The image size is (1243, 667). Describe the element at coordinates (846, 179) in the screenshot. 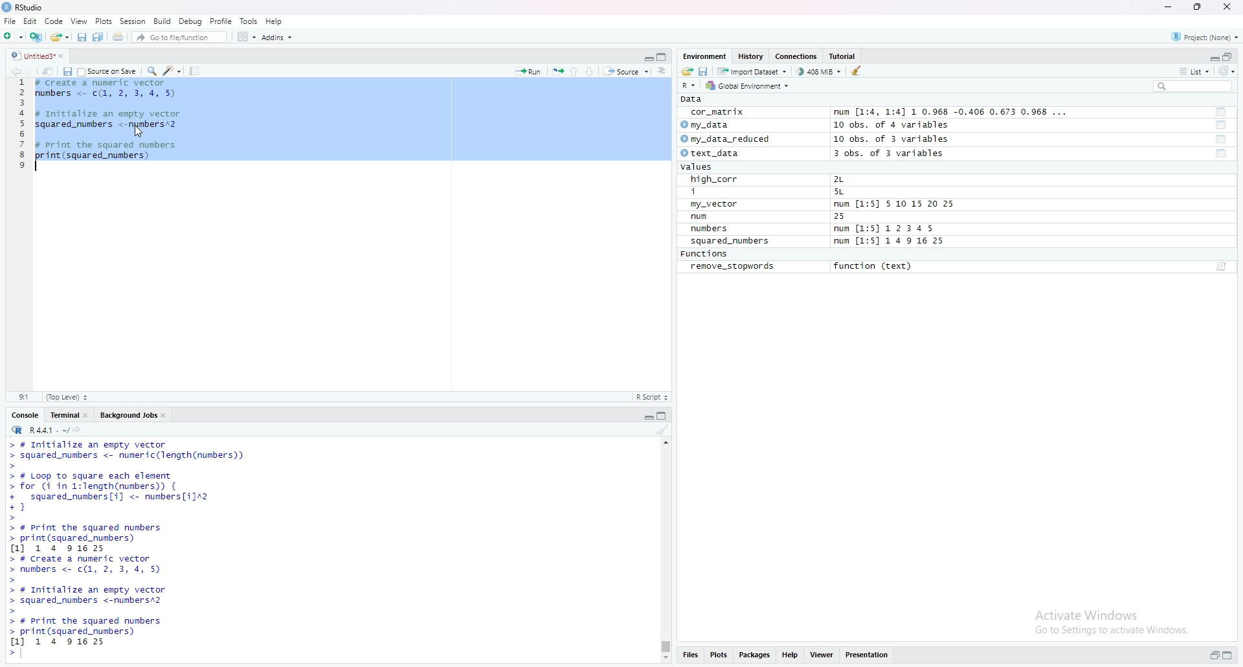

I see `2L` at that location.